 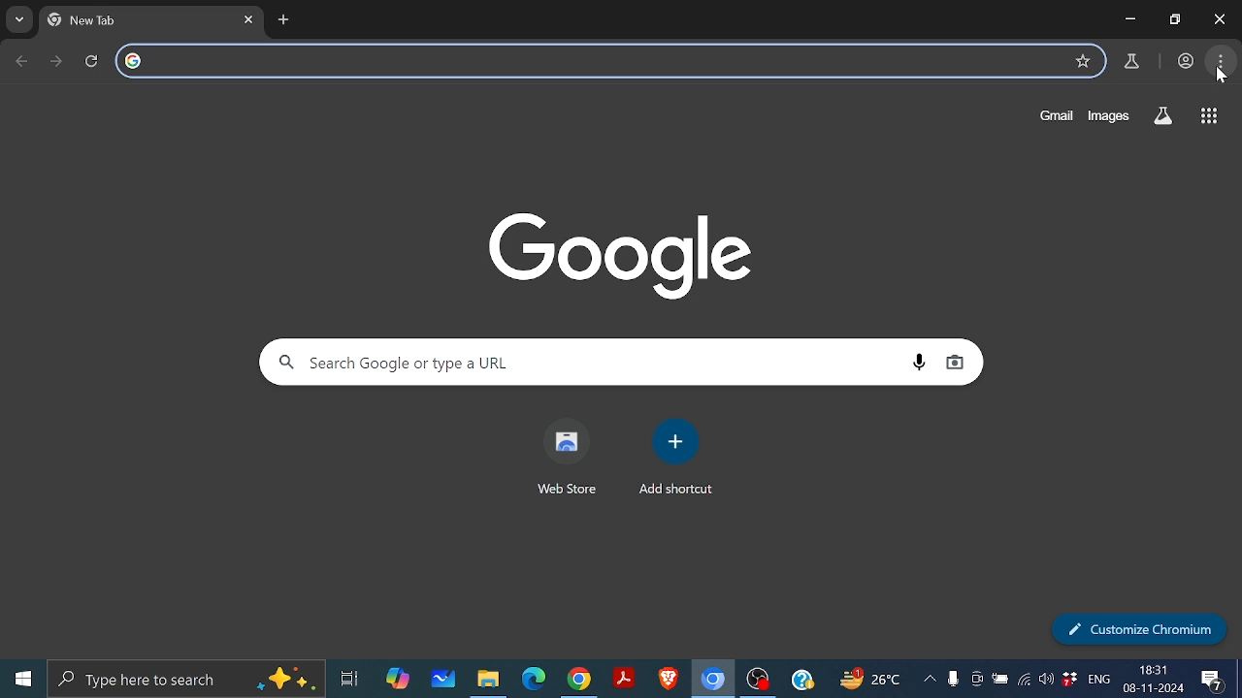 What do you see at coordinates (1139, 629) in the screenshot?
I see `Customize chromium` at bounding box center [1139, 629].